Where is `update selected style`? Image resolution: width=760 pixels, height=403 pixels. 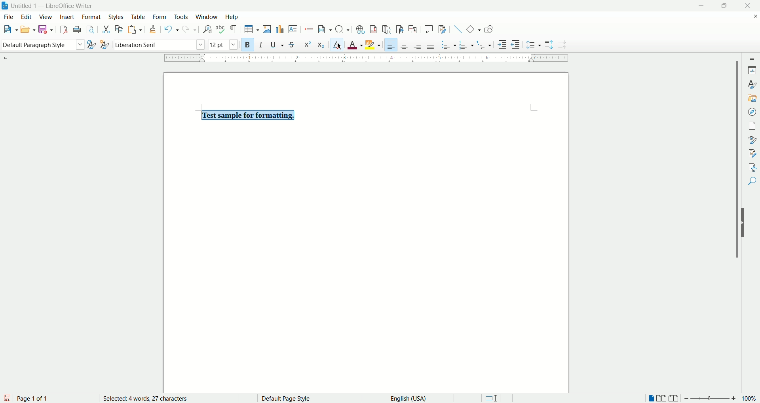
update selected style is located at coordinates (91, 44).